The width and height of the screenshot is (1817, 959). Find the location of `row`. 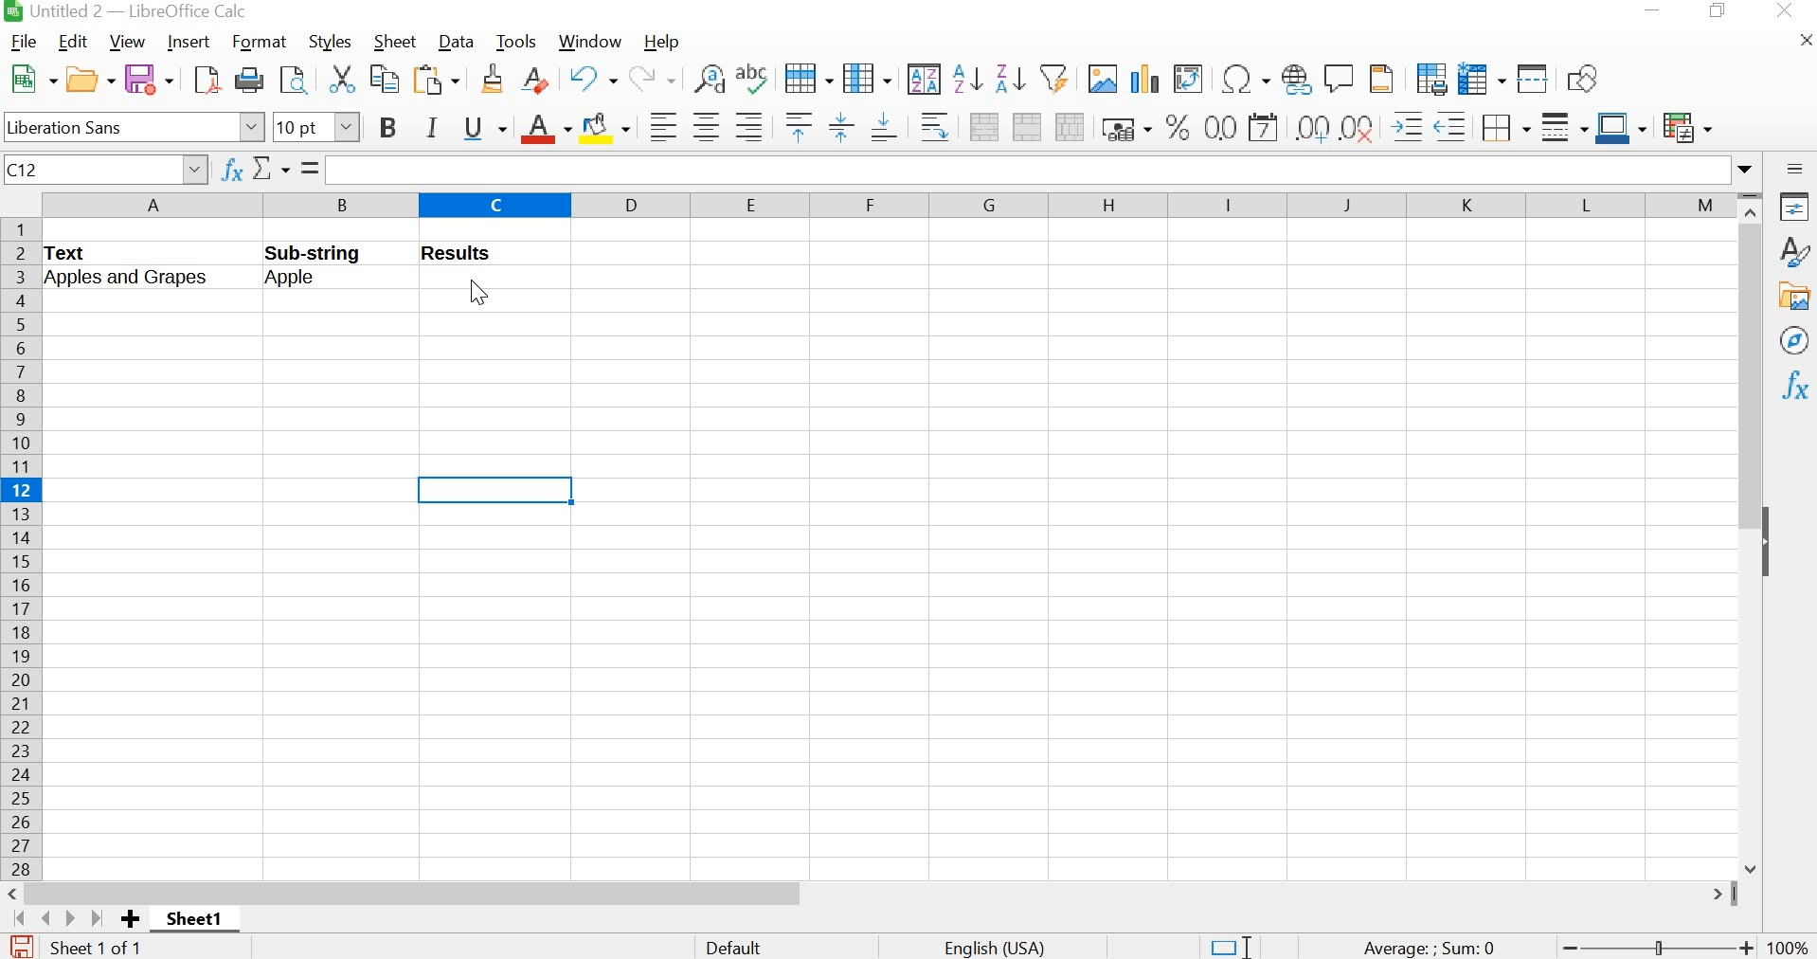

row is located at coordinates (806, 76).